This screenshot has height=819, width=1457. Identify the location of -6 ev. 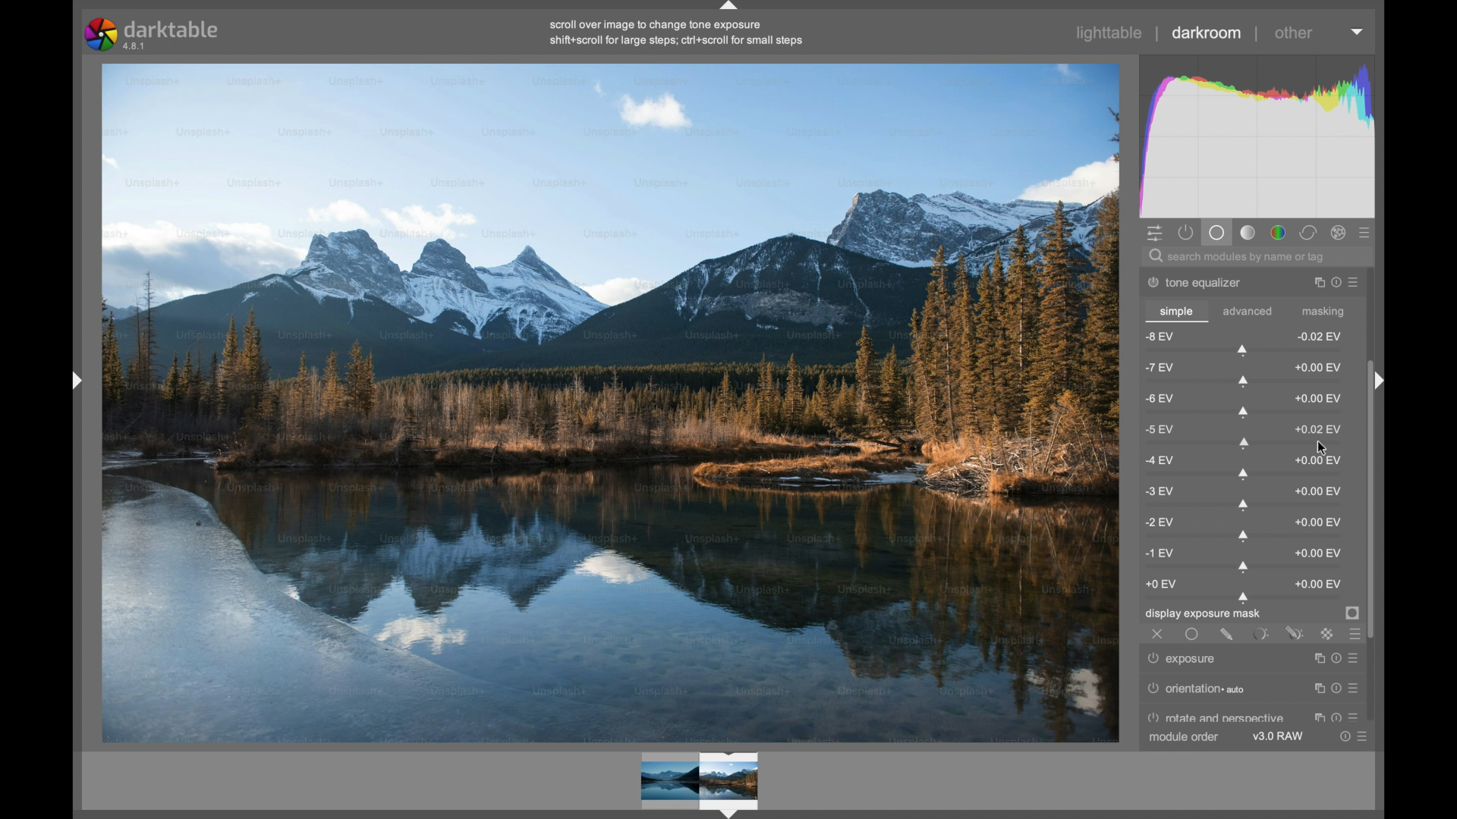
(1161, 399).